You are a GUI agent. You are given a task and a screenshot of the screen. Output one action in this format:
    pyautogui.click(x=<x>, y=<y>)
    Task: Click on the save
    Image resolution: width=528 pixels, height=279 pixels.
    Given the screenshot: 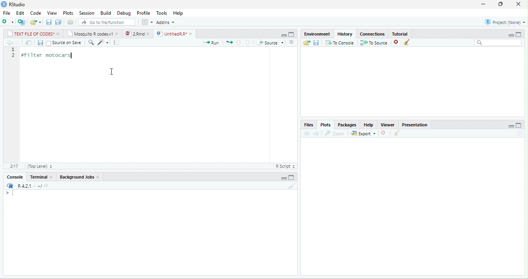 What is the action you would take?
    pyautogui.click(x=49, y=22)
    